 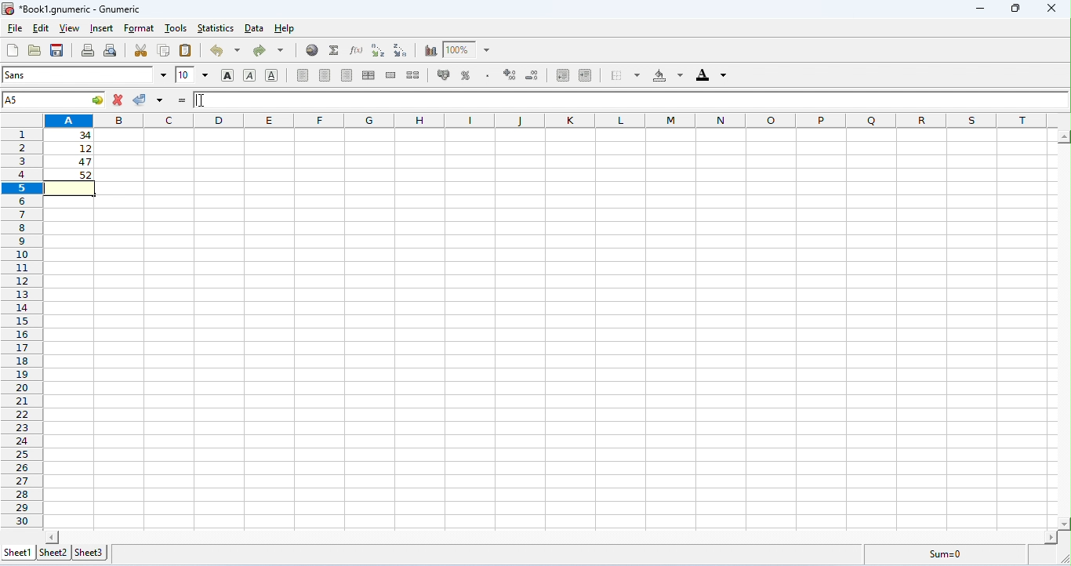 What do you see at coordinates (946, 553) in the screenshot?
I see `formula` at bounding box center [946, 553].